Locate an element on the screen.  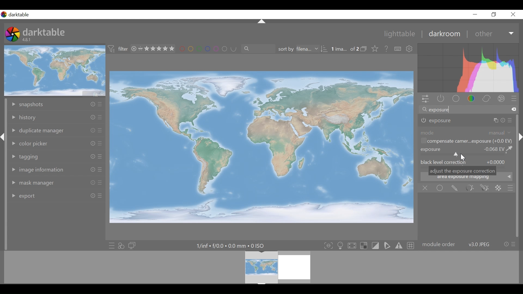
Minimize is located at coordinates (475, 14).